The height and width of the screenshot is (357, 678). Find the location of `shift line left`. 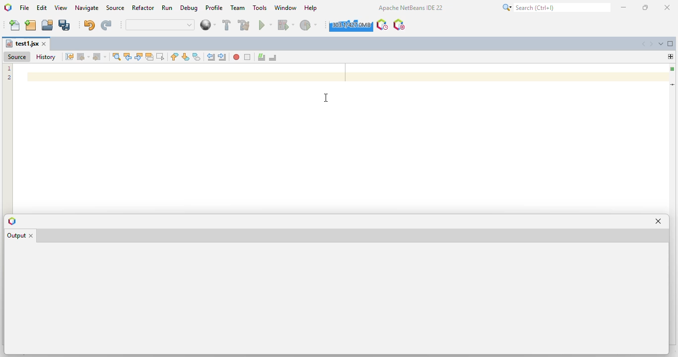

shift line left is located at coordinates (211, 57).